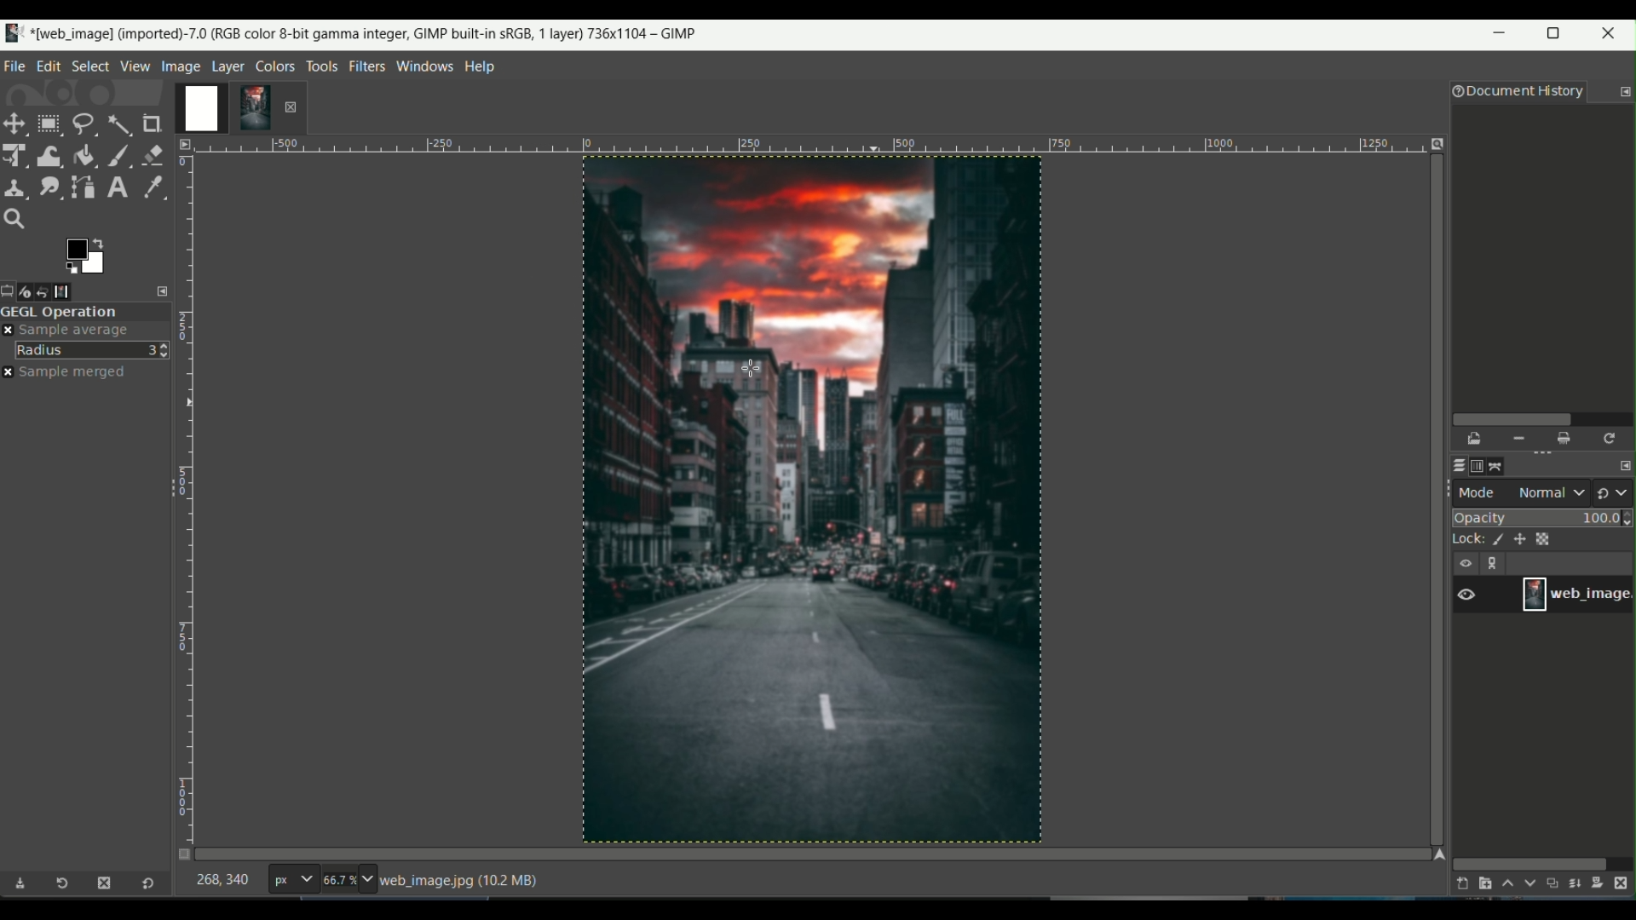  What do you see at coordinates (1501, 464) in the screenshot?
I see `paths` at bounding box center [1501, 464].